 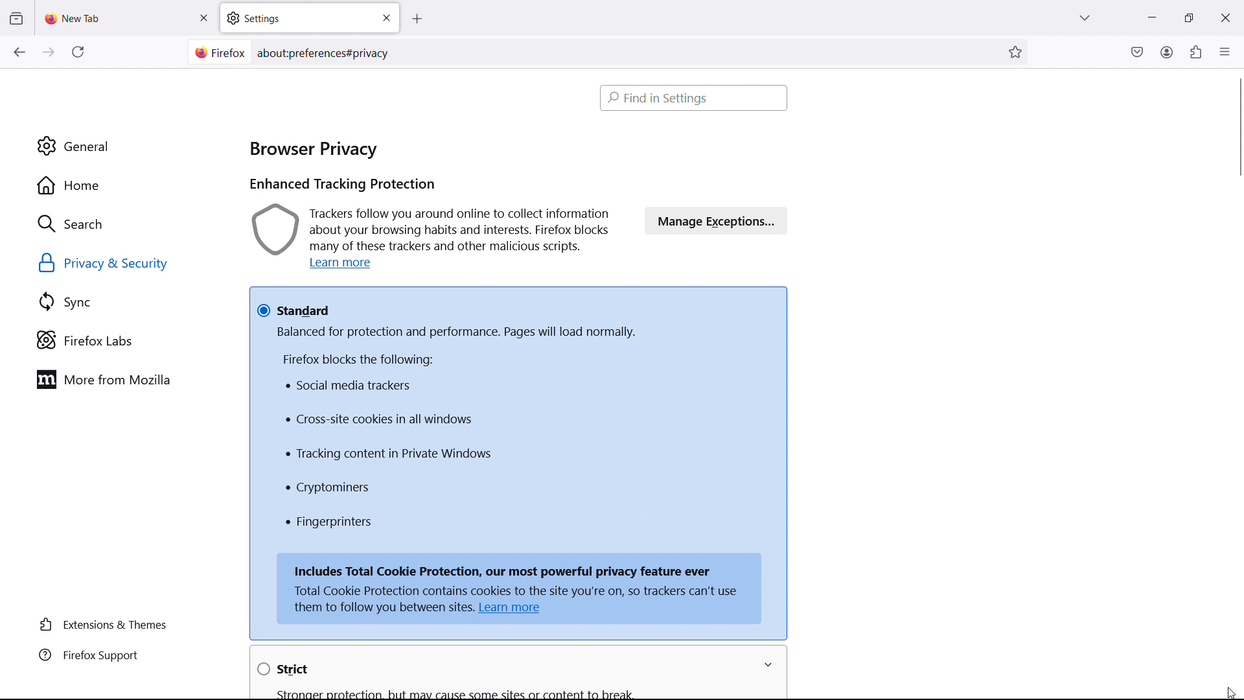 I want to click on browser privacy, so click(x=313, y=146).